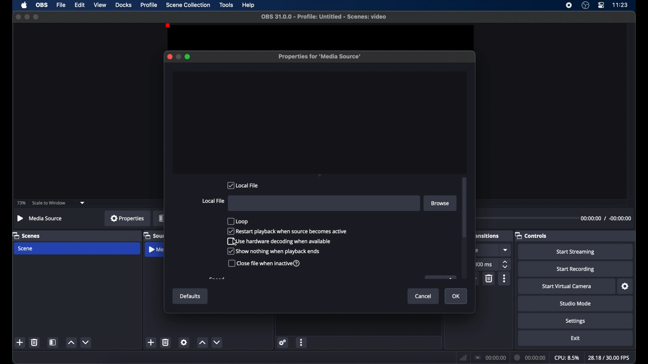 The width and height of the screenshot is (648, 364). I want to click on settings, so click(283, 343).